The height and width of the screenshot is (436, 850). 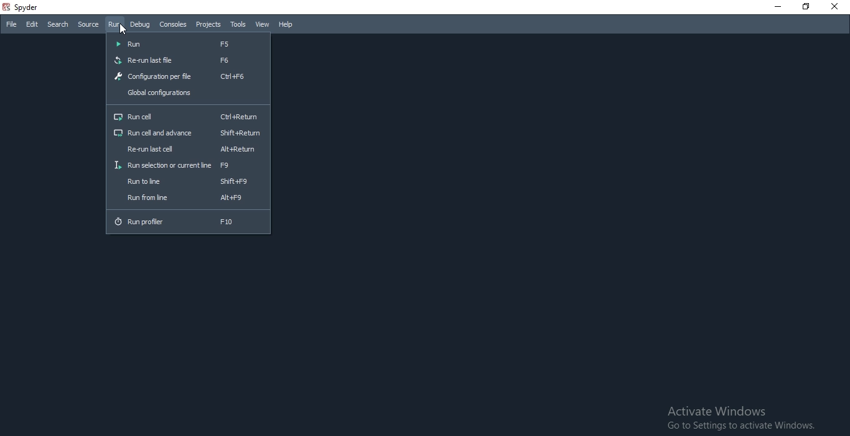 What do you see at coordinates (263, 25) in the screenshot?
I see `View` at bounding box center [263, 25].